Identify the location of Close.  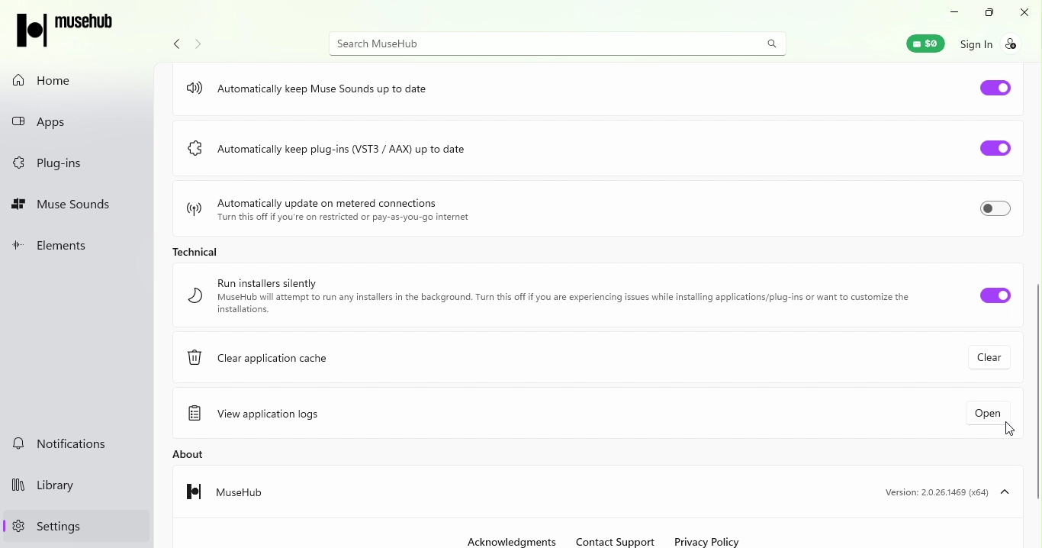
(1028, 11).